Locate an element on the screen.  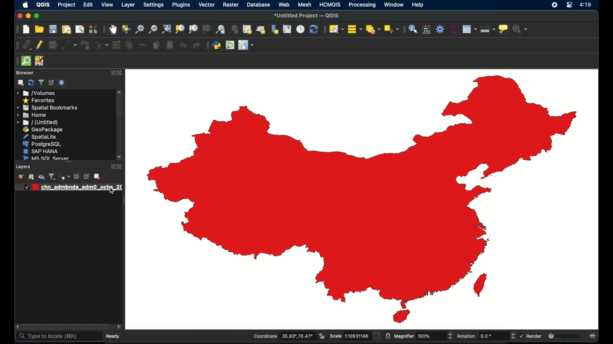
new map view is located at coordinates (247, 30).